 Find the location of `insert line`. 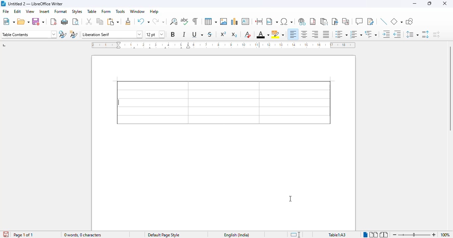

insert line is located at coordinates (384, 21).